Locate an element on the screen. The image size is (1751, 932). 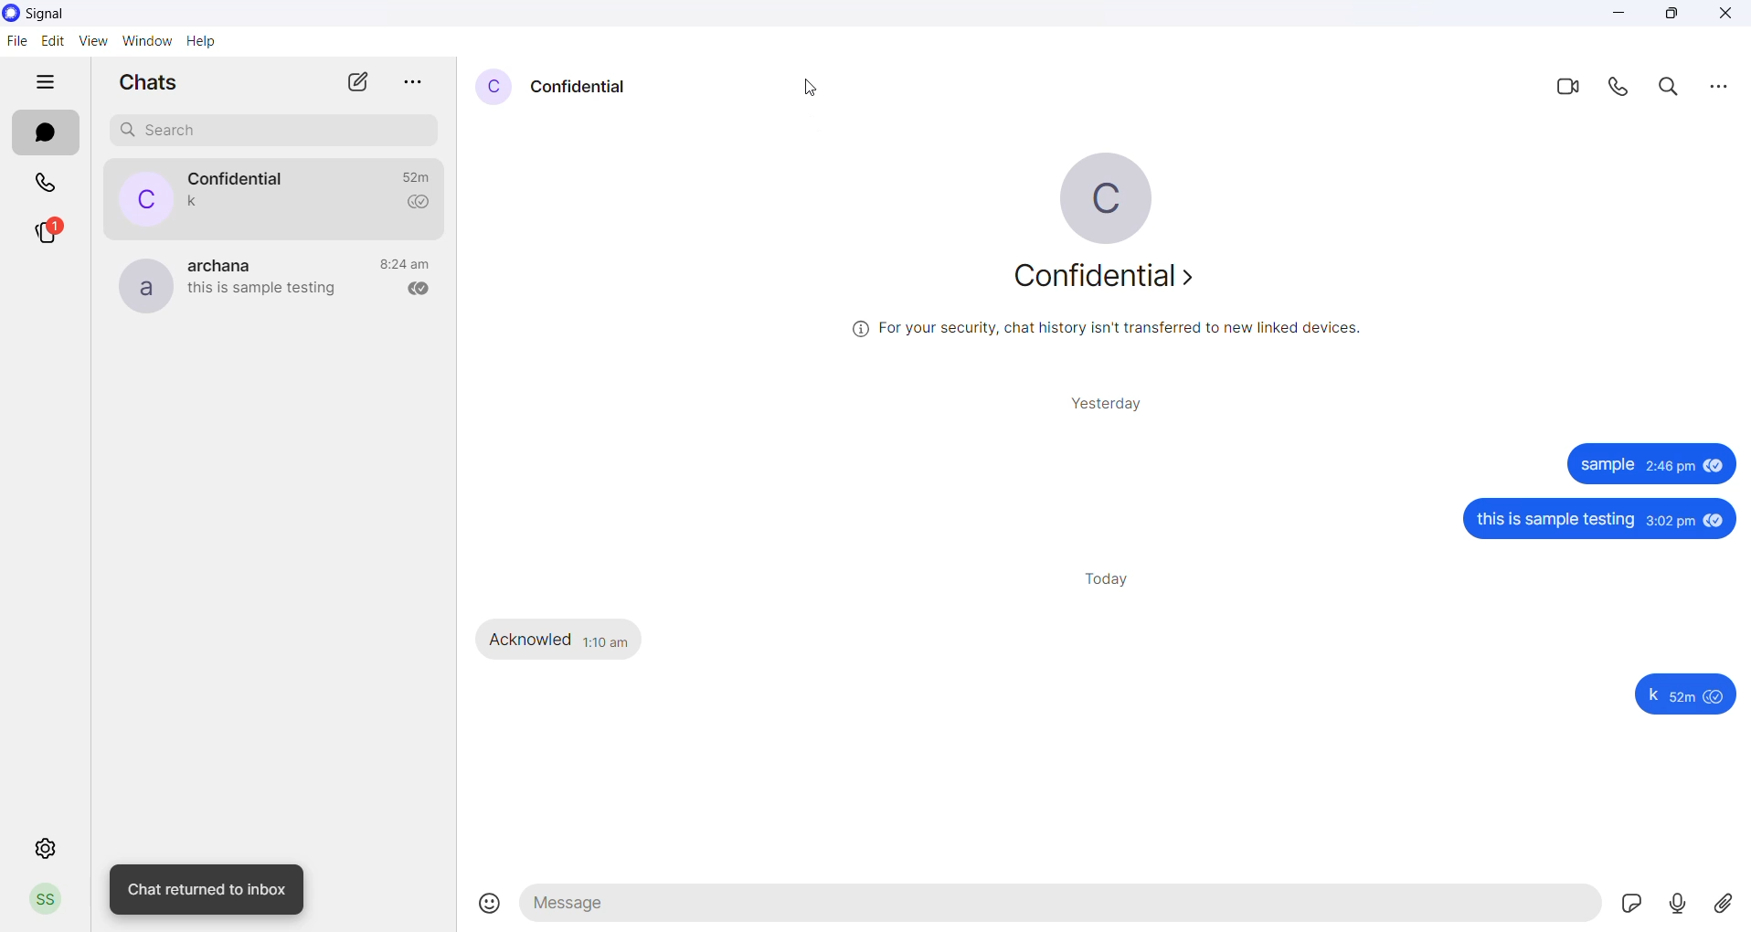
1:10 am is located at coordinates (610, 641).